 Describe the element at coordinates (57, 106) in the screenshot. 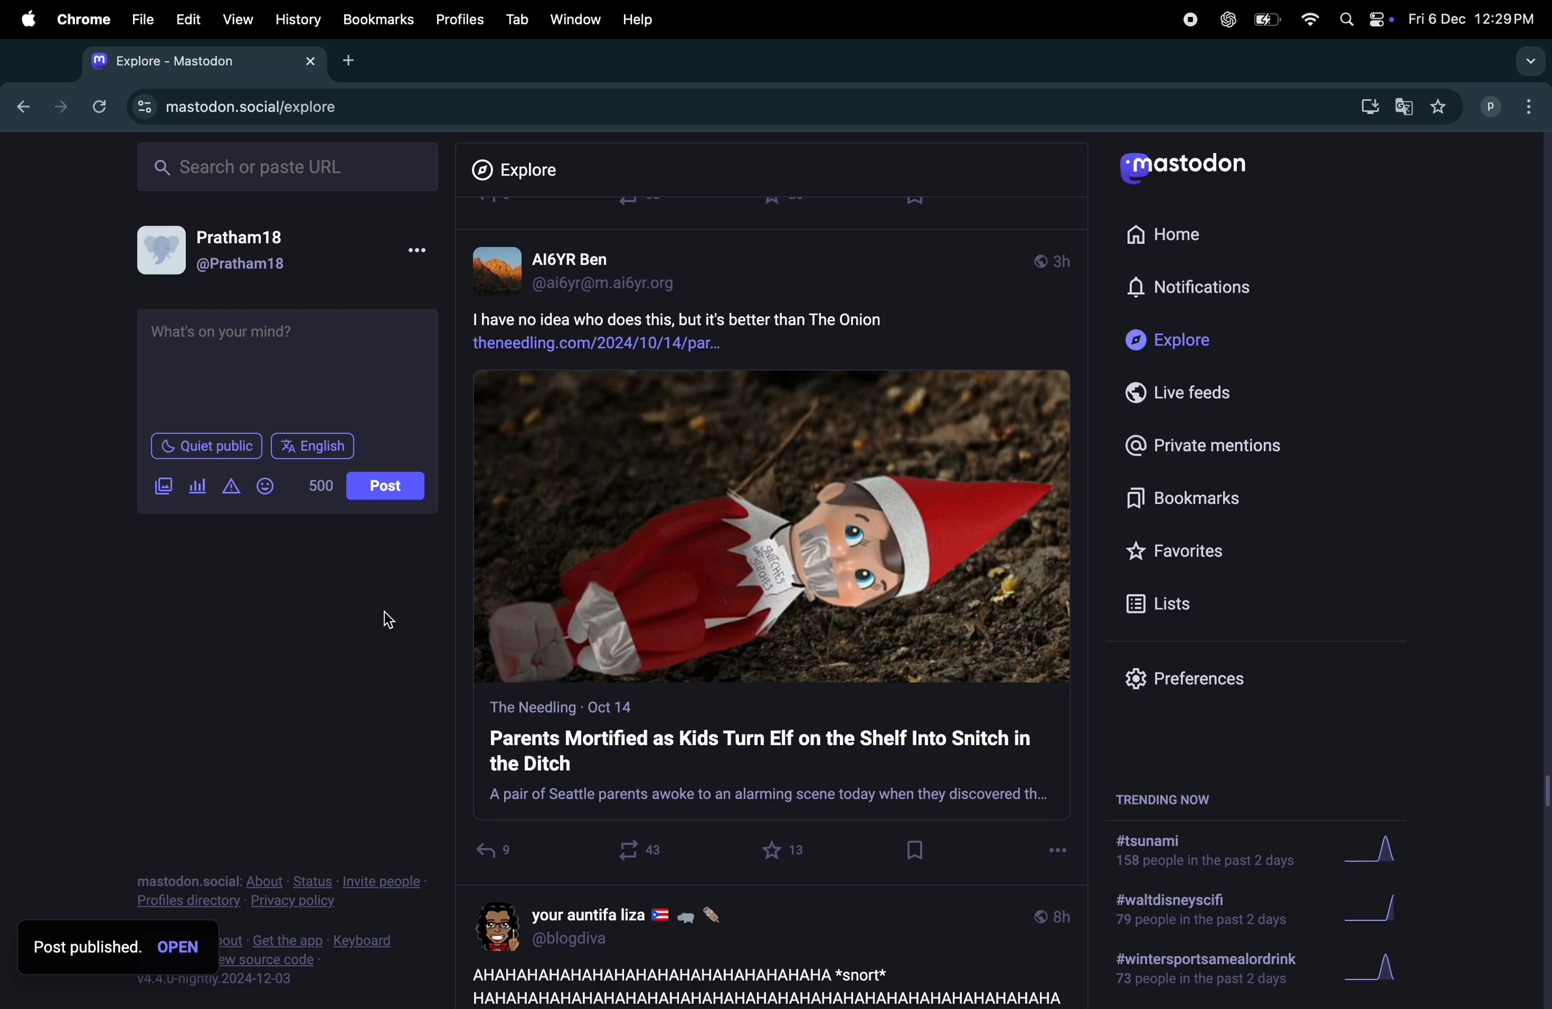

I see `forward` at that location.